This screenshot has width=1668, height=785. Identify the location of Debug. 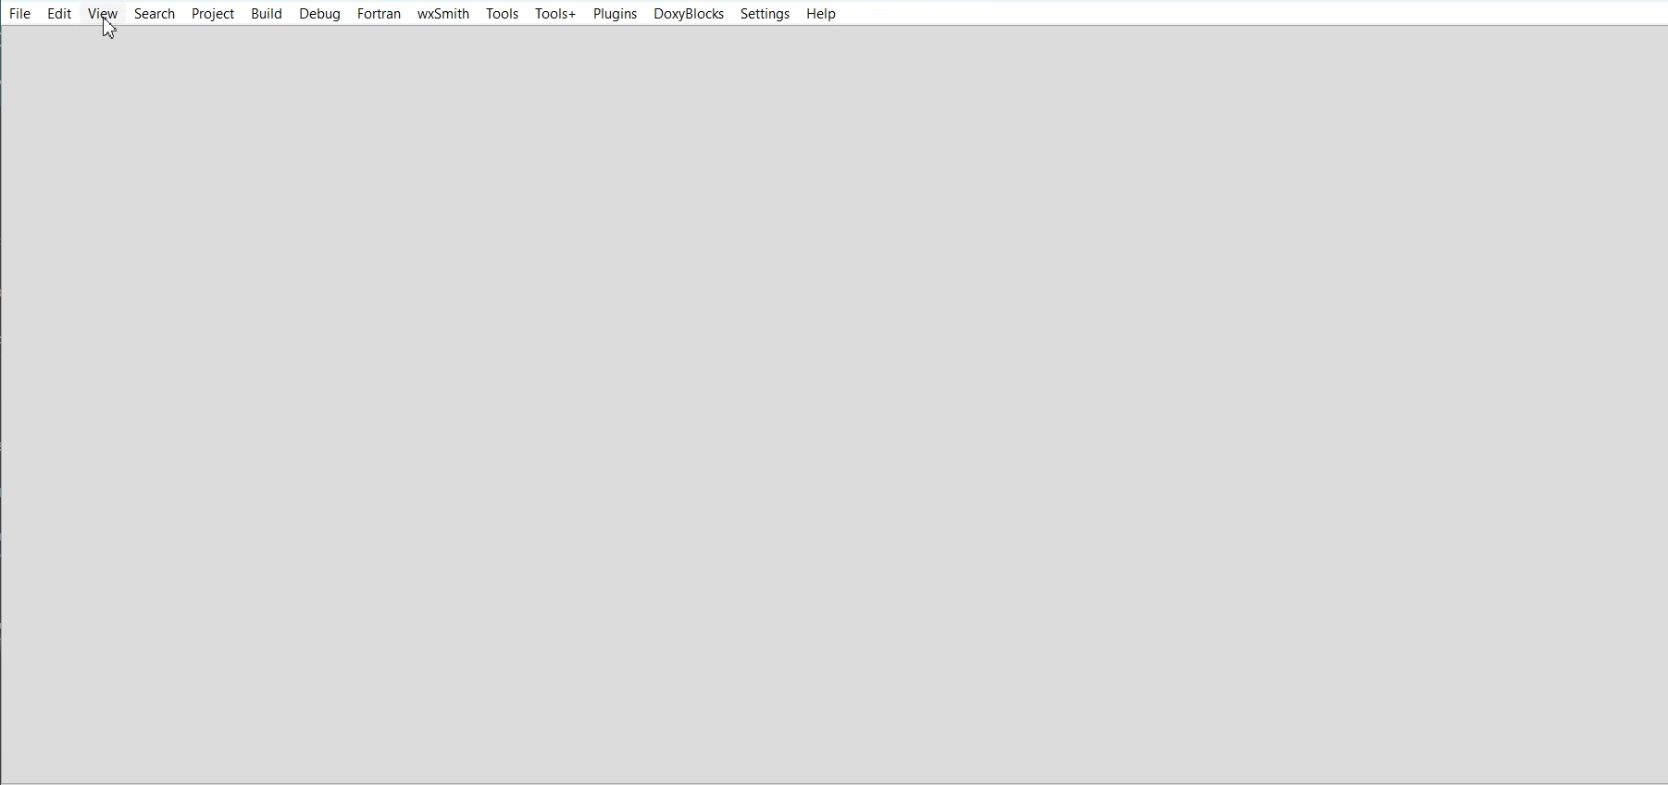
(321, 14).